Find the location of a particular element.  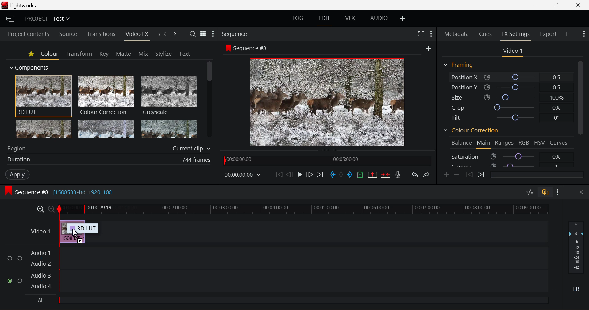

Add keyframe is located at coordinates (446, 176).